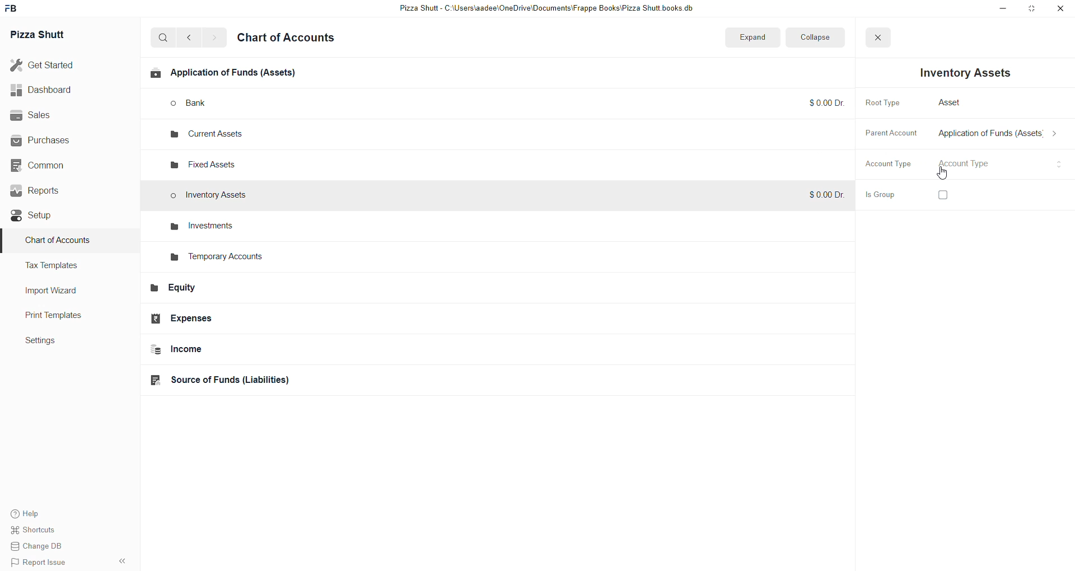 This screenshot has height=571, width=1075. Describe the element at coordinates (293, 39) in the screenshot. I see `Chart of accounts` at that location.